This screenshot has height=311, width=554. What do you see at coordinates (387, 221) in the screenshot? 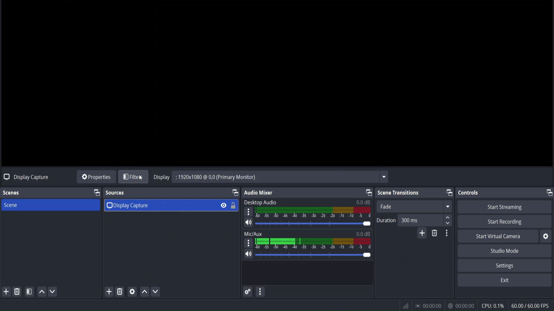
I see `Duration` at bounding box center [387, 221].